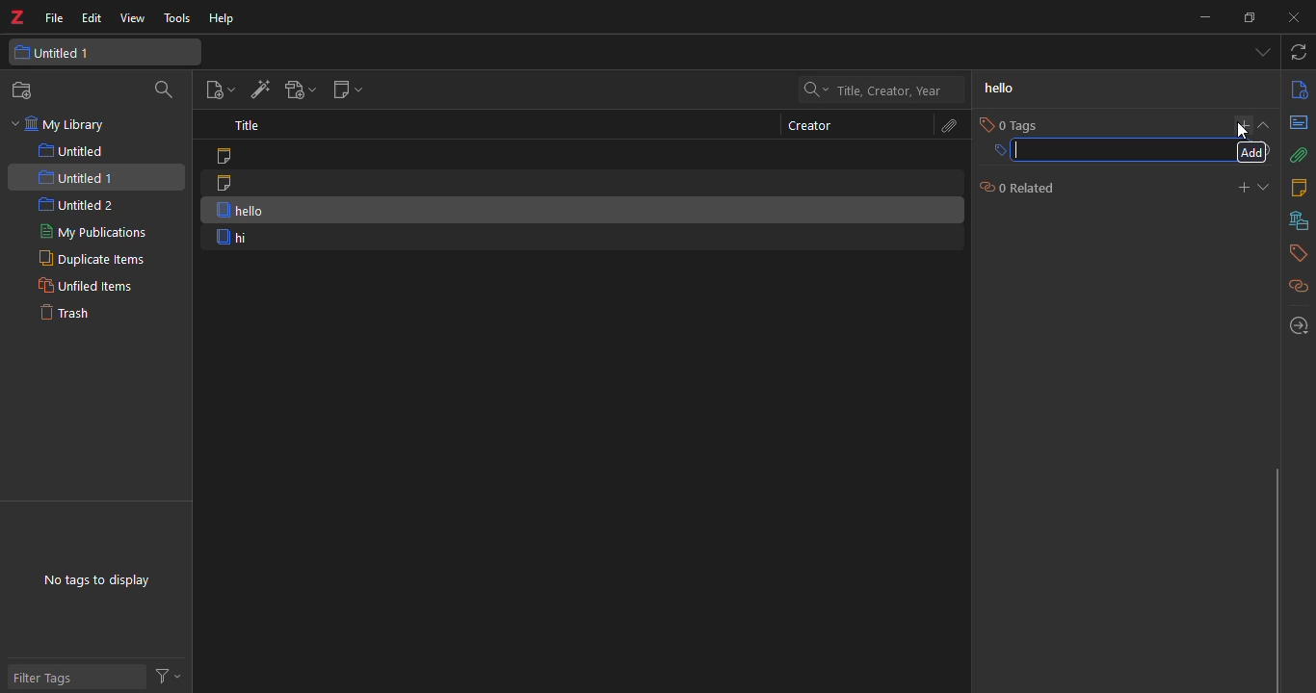 The height and width of the screenshot is (693, 1316). Describe the element at coordinates (1244, 129) in the screenshot. I see `cursor` at that location.